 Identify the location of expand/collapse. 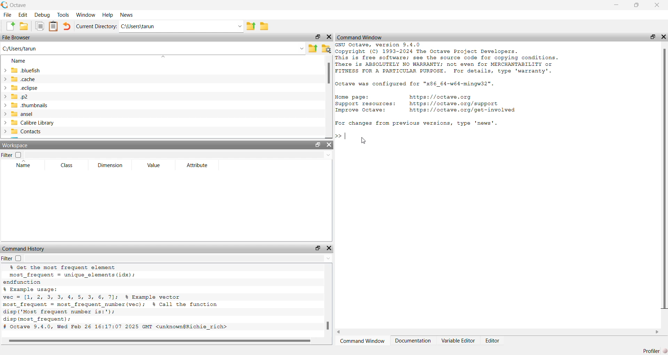
(4, 114).